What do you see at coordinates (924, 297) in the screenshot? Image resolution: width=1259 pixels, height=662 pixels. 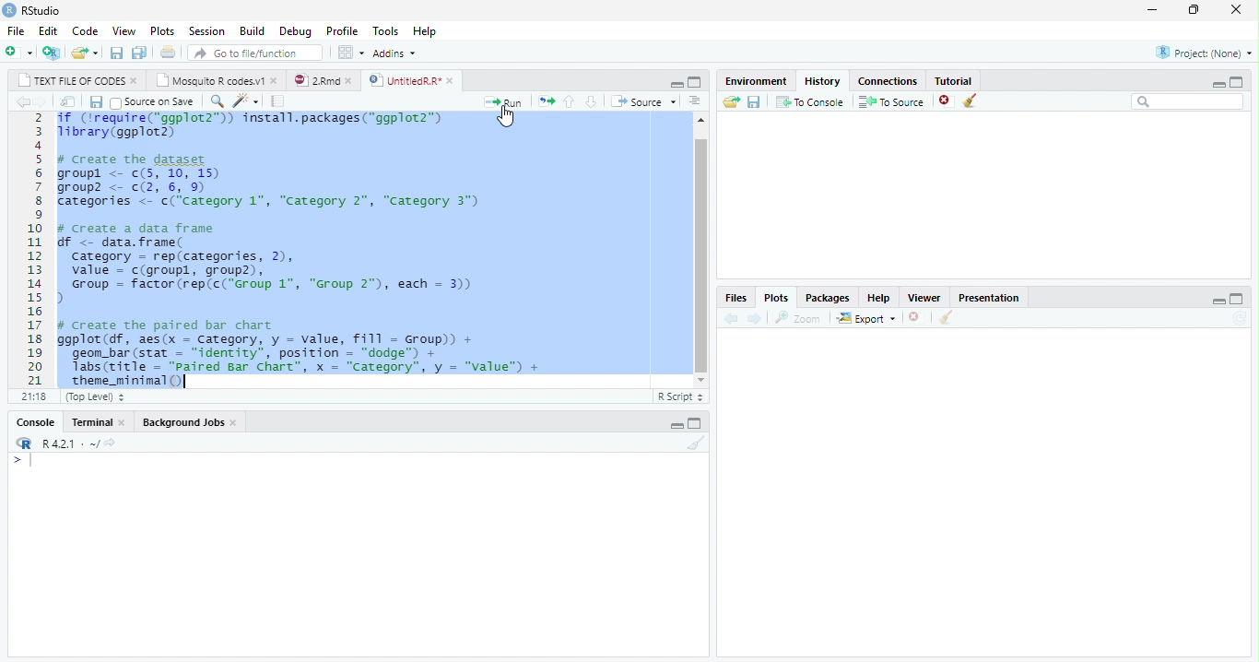 I see `viewer` at bounding box center [924, 297].